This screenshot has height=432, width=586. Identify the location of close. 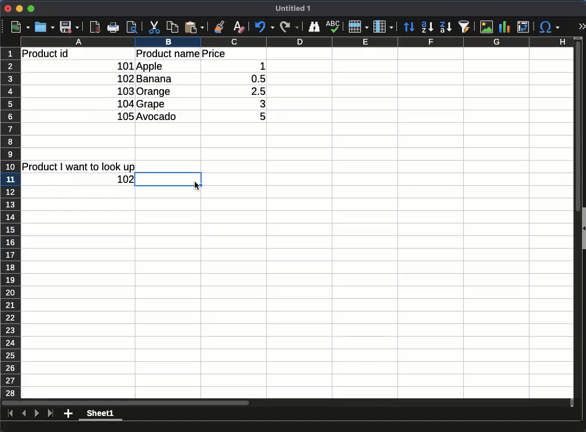
(8, 9).